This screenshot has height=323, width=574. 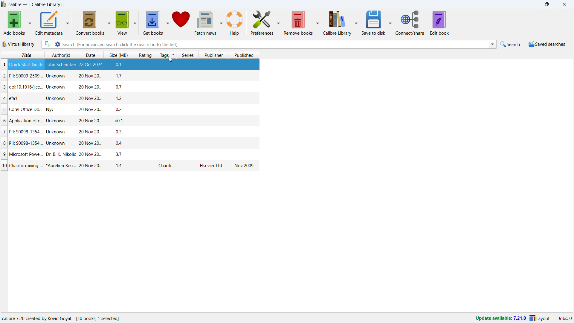 What do you see at coordinates (128, 87) in the screenshot?
I see `one book entry` at bounding box center [128, 87].